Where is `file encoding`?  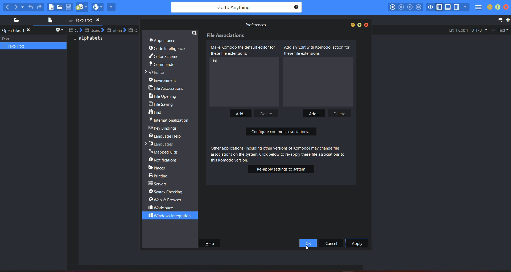 file encoding is located at coordinates (479, 30).